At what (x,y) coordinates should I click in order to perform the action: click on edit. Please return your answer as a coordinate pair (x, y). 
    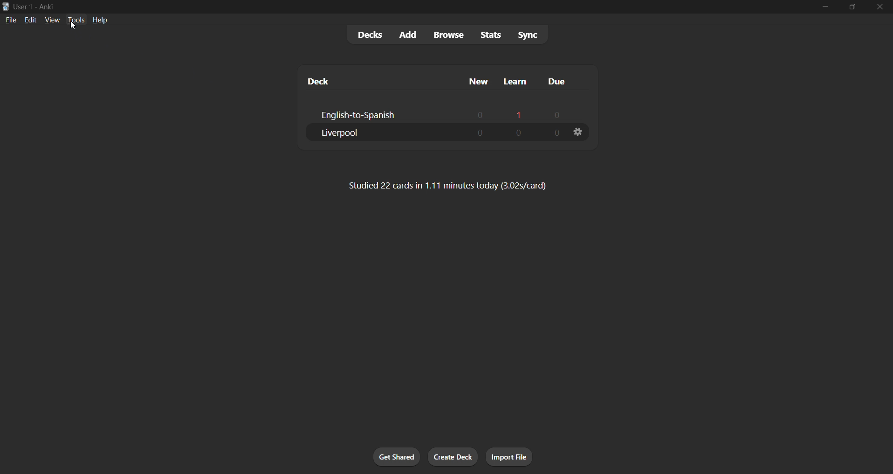
    Looking at the image, I should click on (27, 20).